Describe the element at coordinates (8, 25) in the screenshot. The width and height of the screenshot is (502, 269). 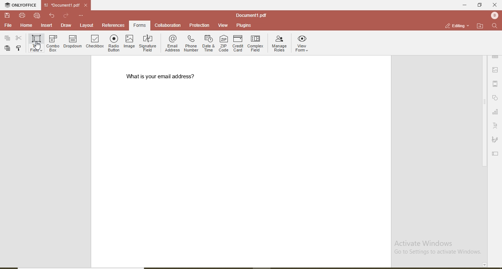
I see `file` at that location.